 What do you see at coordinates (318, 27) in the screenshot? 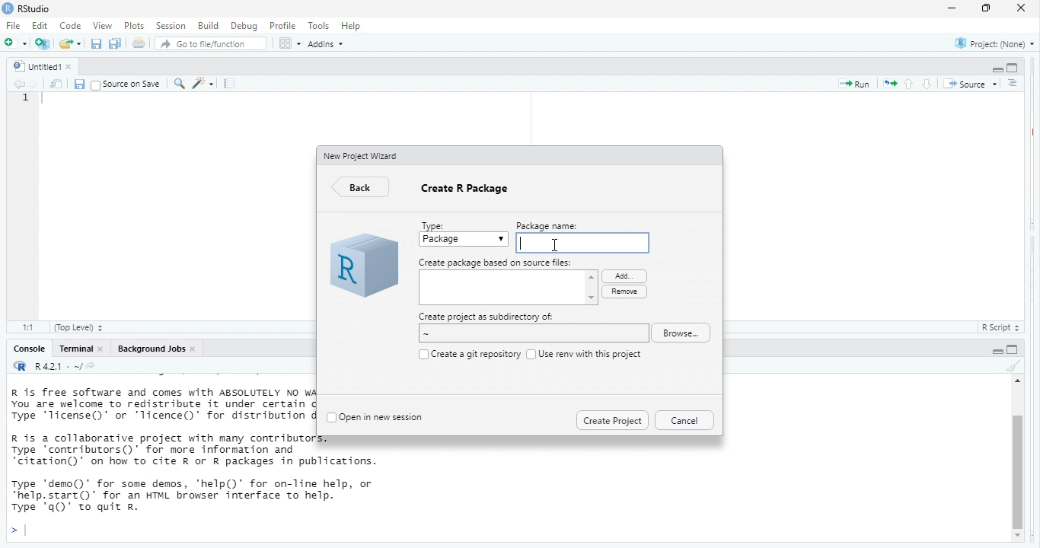
I see `Tools` at bounding box center [318, 27].